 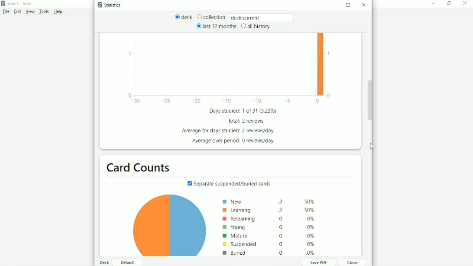 What do you see at coordinates (365, 5) in the screenshot?
I see `Close` at bounding box center [365, 5].